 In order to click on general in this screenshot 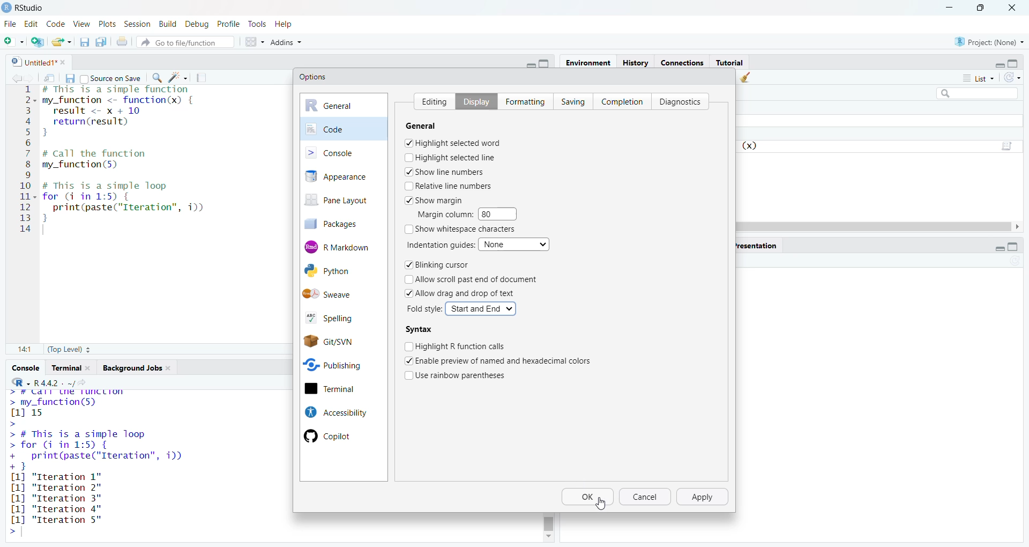, I will do `click(344, 106)`.